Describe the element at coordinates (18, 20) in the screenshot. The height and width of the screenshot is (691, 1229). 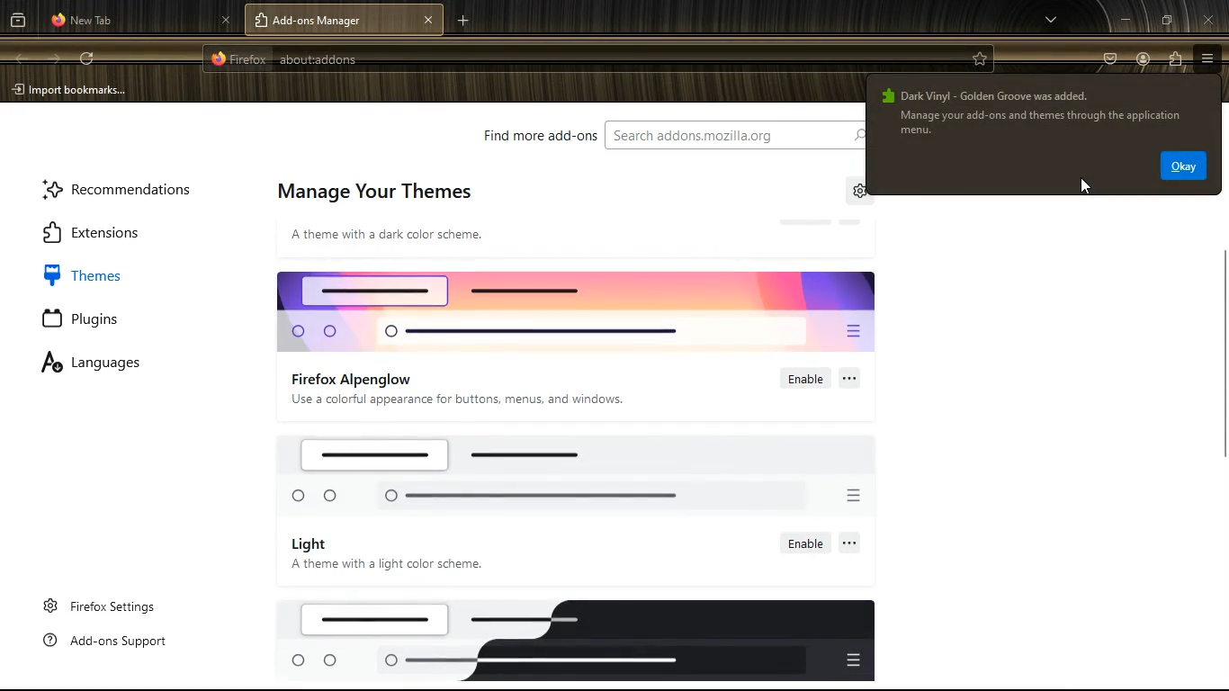
I see `history` at that location.